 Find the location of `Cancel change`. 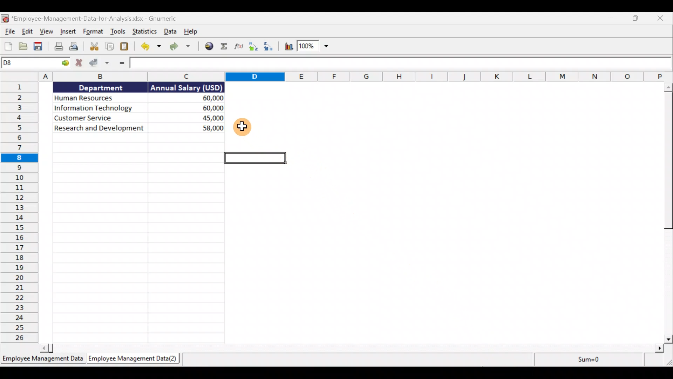

Cancel change is located at coordinates (77, 64).